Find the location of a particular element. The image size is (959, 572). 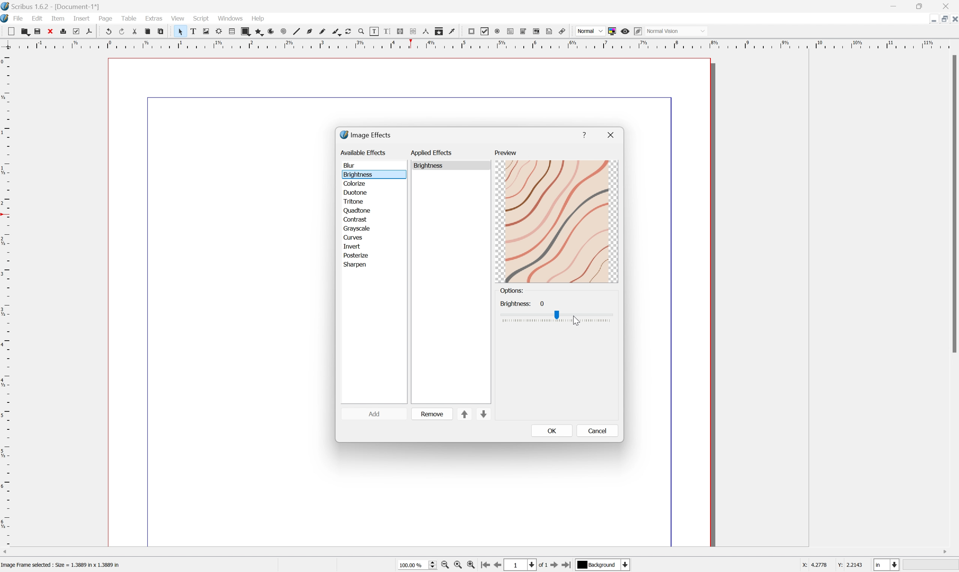

Table is located at coordinates (232, 31).